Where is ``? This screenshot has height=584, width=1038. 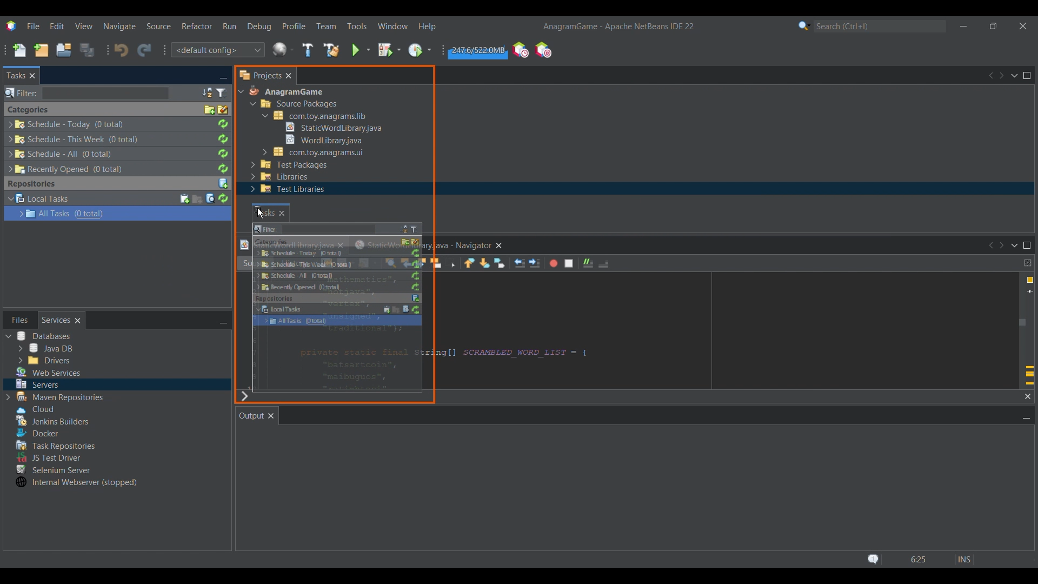  is located at coordinates (43, 360).